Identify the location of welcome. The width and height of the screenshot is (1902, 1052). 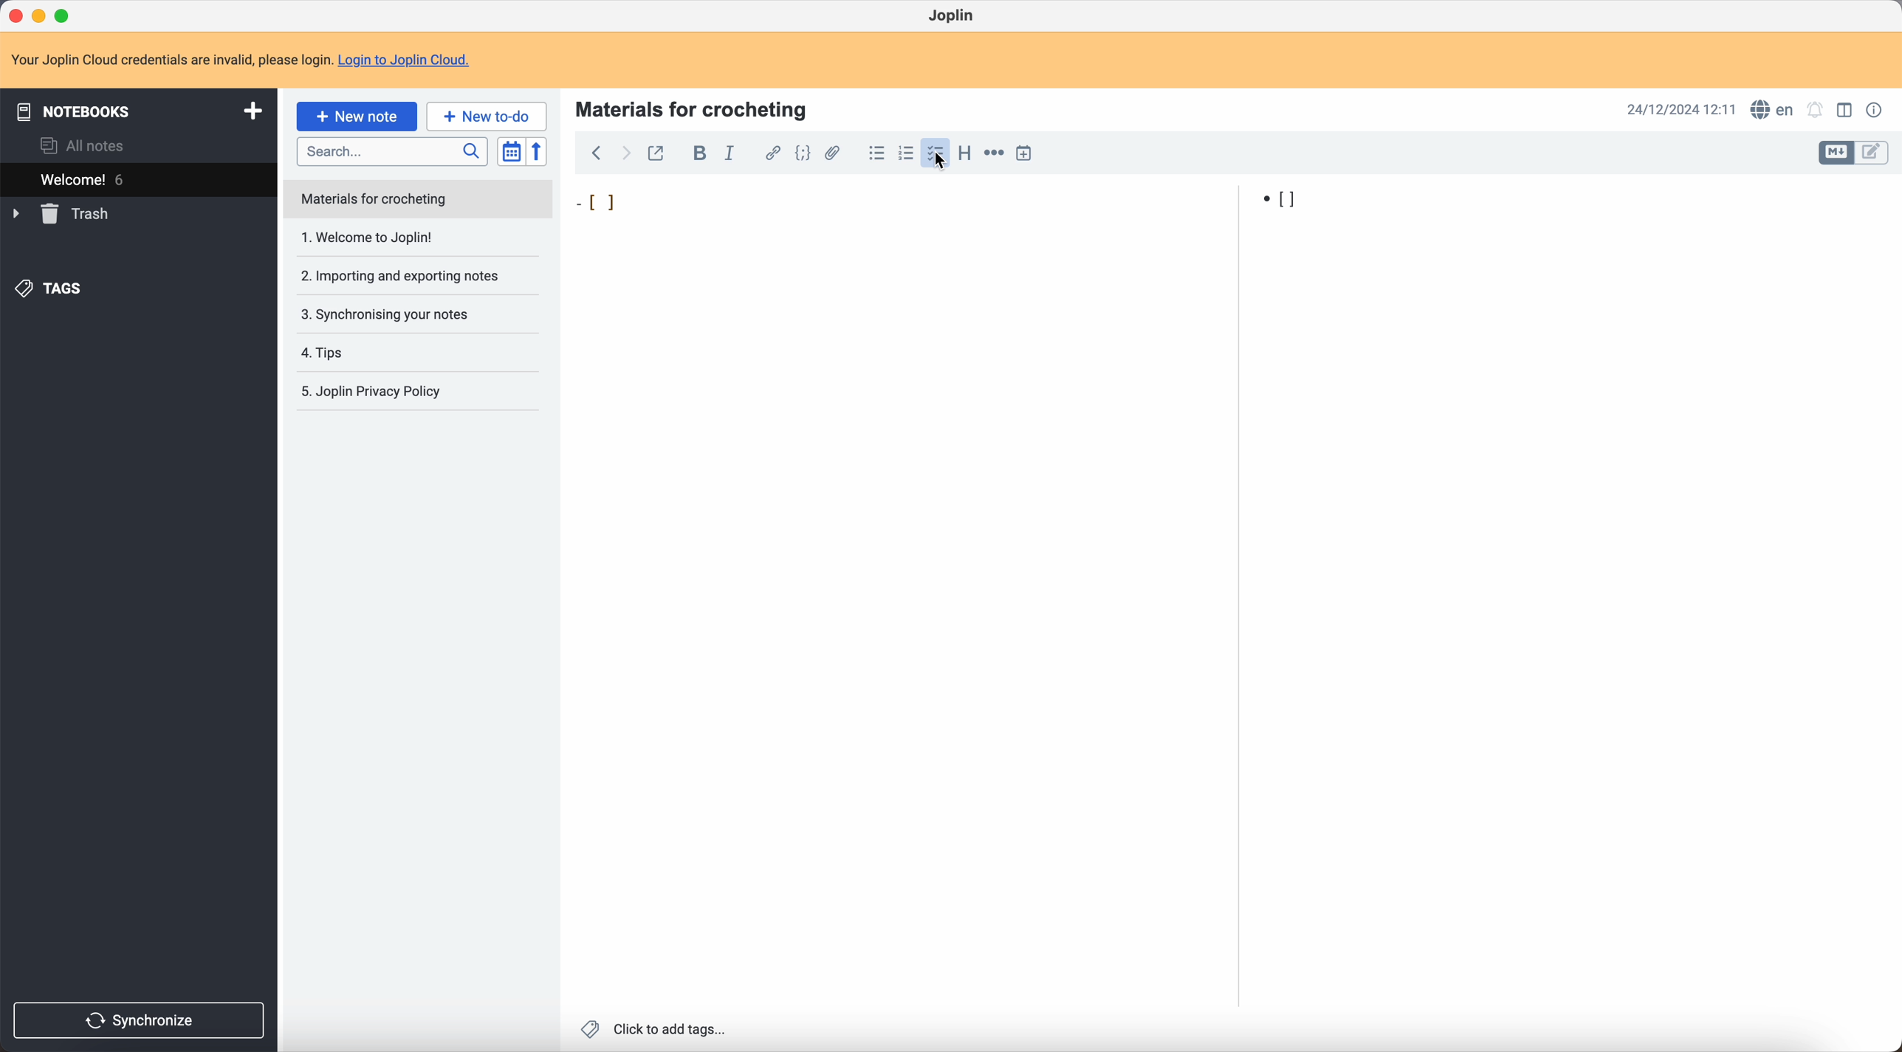
(138, 178).